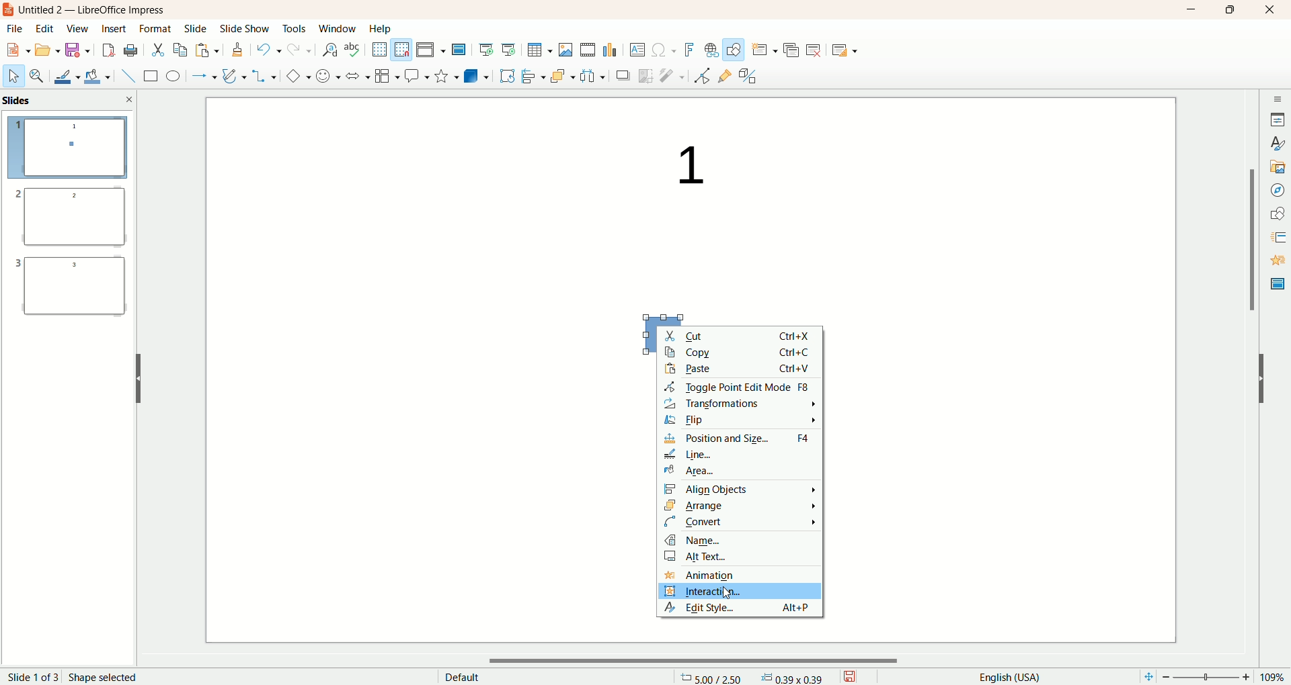  Describe the element at coordinates (663, 50) in the screenshot. I see `special character` at that location.